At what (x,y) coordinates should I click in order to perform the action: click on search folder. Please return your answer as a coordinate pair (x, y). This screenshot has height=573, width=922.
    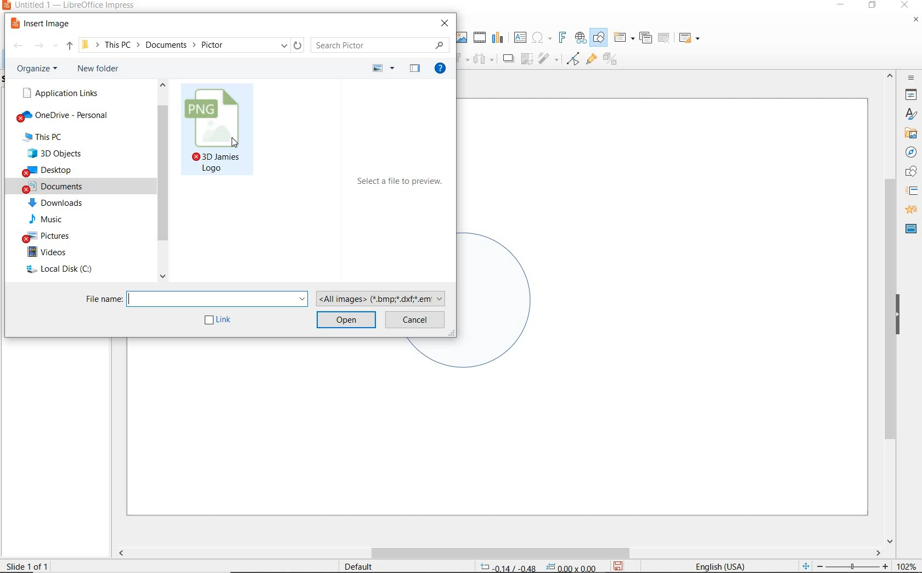
    Looking at the image, I should click on (380, 45).